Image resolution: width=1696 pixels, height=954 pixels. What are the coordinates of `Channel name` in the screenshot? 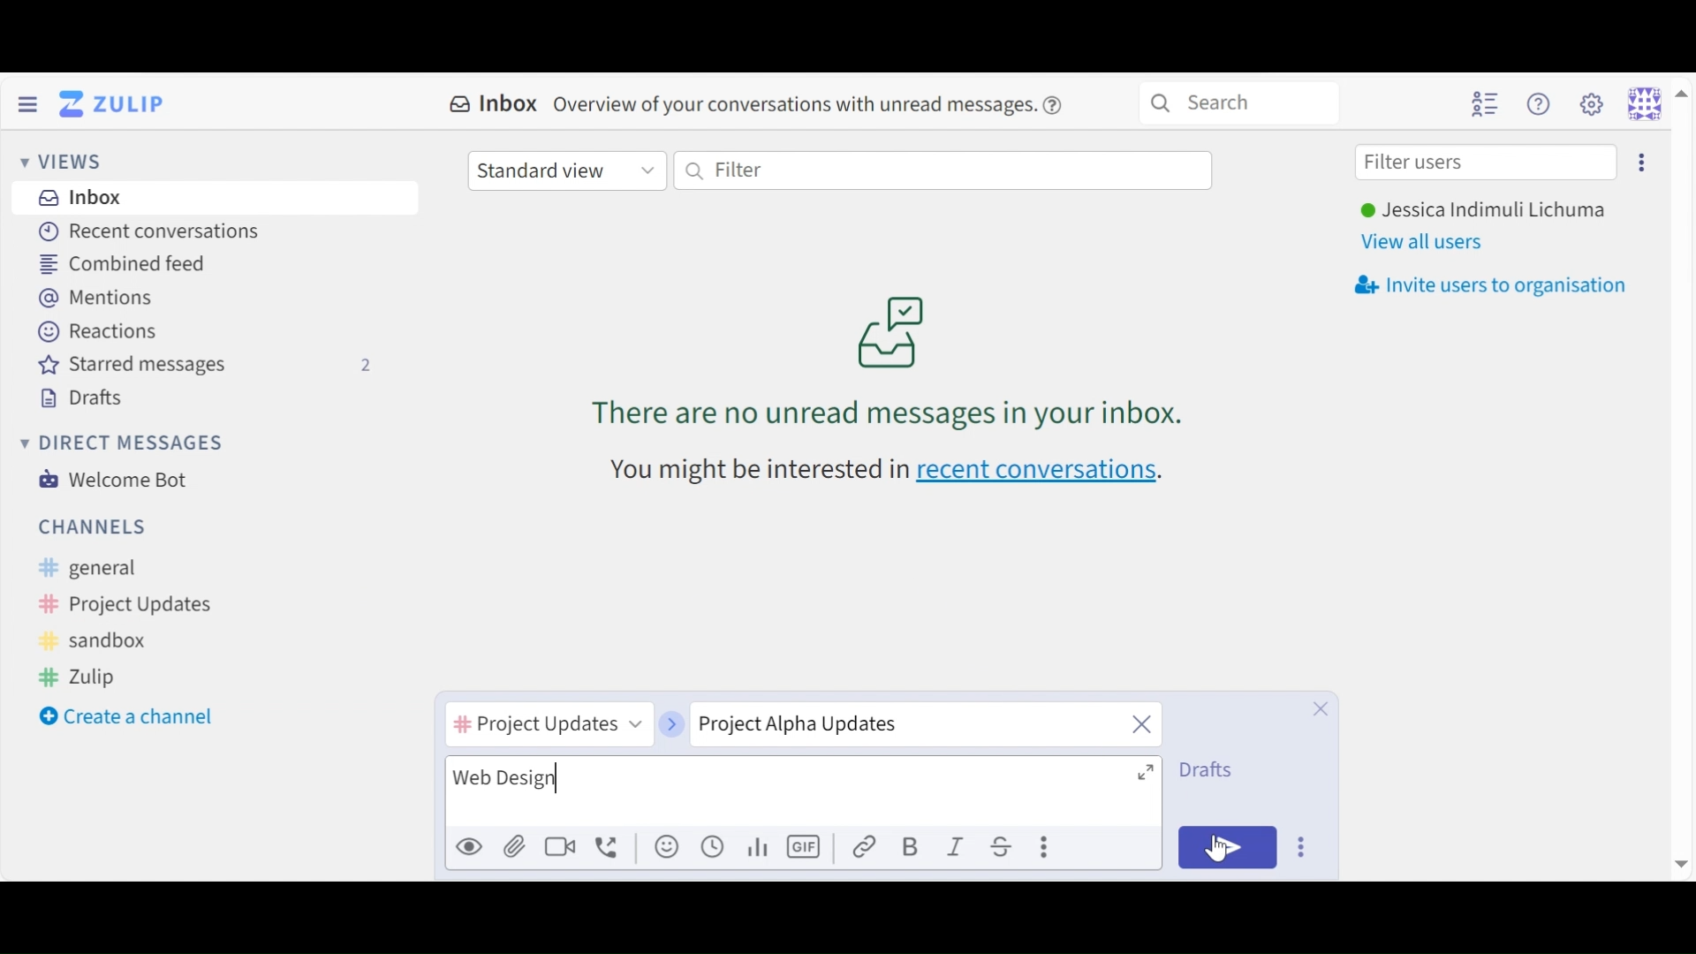 It's located at (544, 730).